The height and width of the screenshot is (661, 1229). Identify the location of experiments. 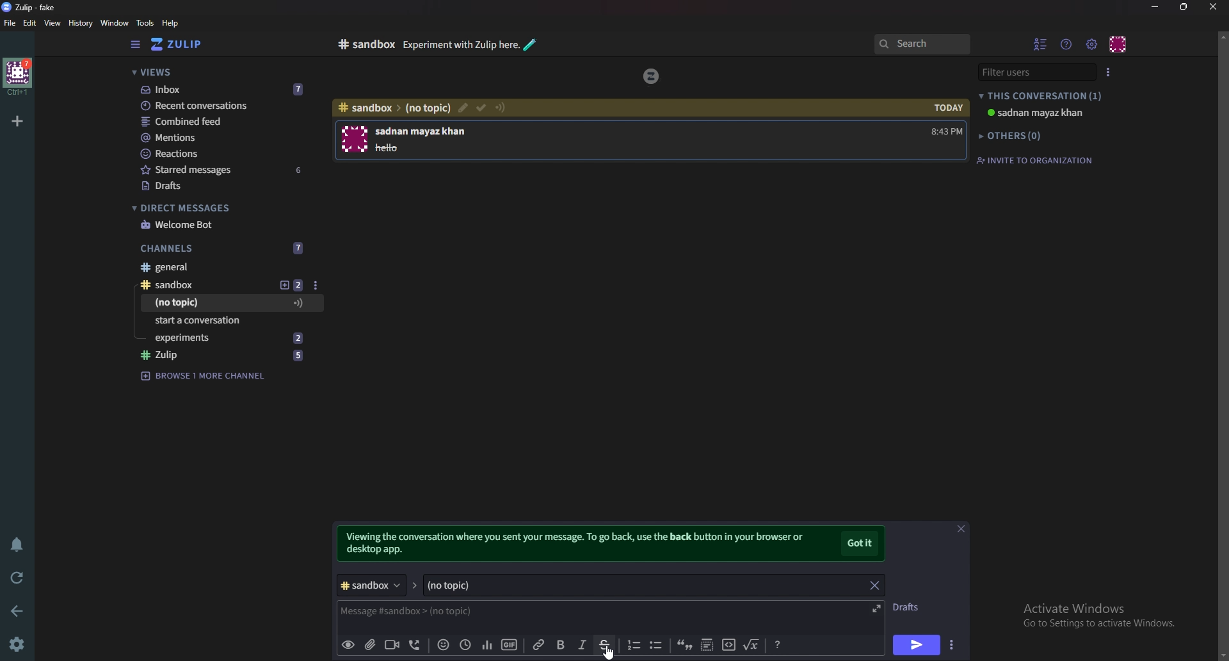
(233, 338).